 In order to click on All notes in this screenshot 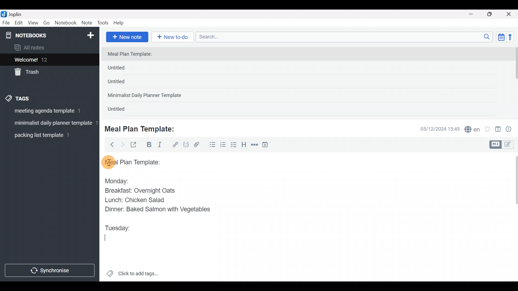, I will do `click(48, 48)`.